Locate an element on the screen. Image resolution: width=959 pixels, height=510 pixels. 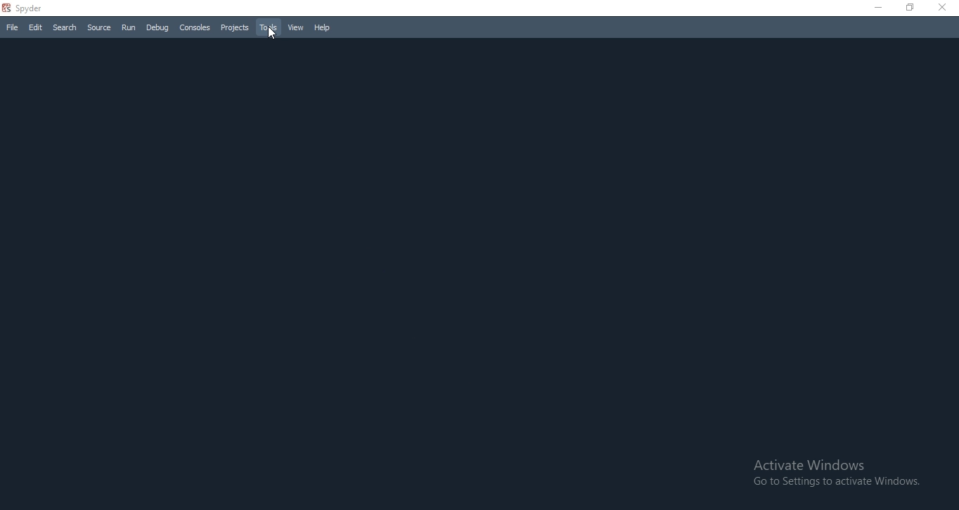
Source is located at coordinates (100, 27).